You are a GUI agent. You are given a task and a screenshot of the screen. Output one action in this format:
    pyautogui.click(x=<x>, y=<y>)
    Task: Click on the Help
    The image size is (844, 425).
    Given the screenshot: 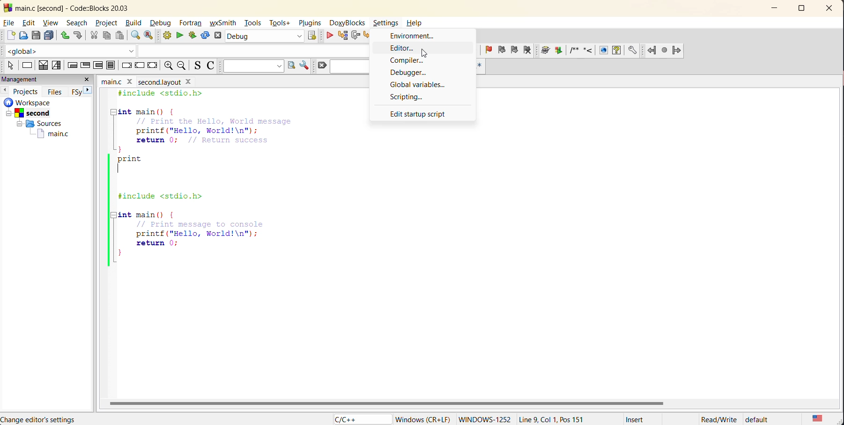 What is the action you would take?
    pyautogui.click(x=420, y=21)
    